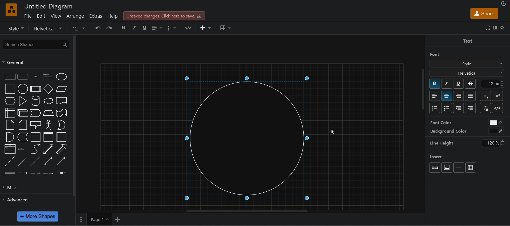 The width and height of the screenshot is (510, 226). What do you see at coordinates (466, 73) in the screenshot?
I see `helvetica` at bounding box center [466, 73].